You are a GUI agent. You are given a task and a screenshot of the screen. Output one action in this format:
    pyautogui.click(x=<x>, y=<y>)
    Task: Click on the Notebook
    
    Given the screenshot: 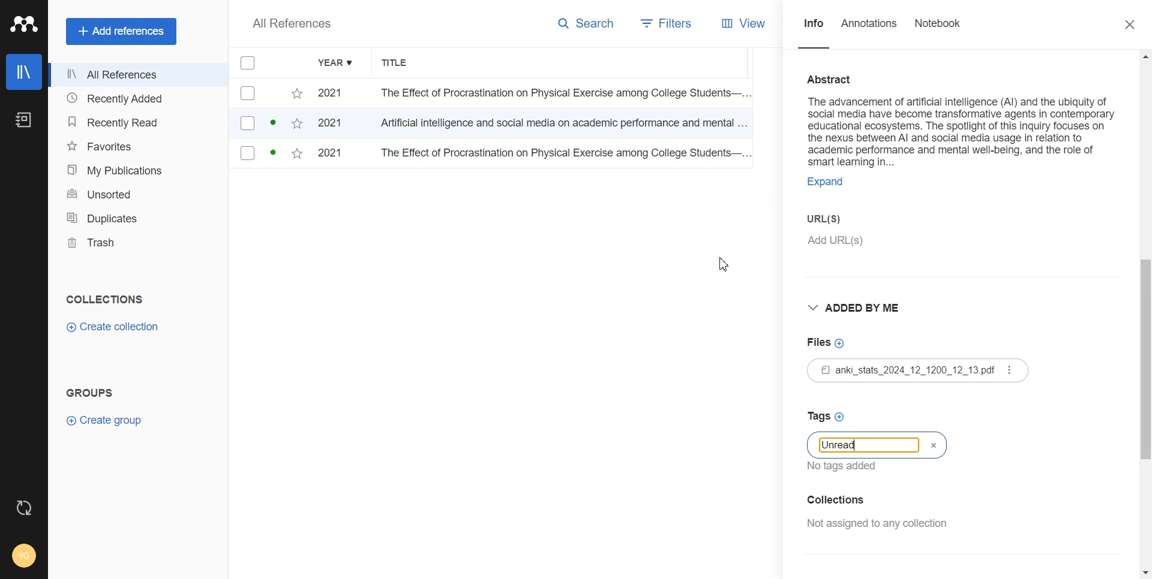 What is the action you would take?
    pyautogui.click(x=23, y=120)
    